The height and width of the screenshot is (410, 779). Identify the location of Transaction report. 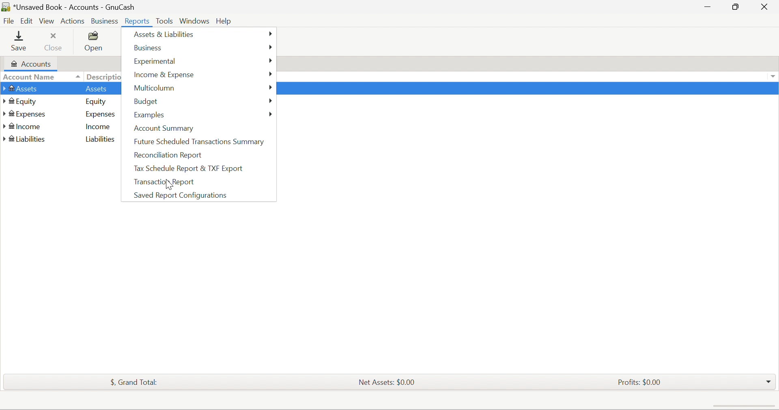
(166, 182).